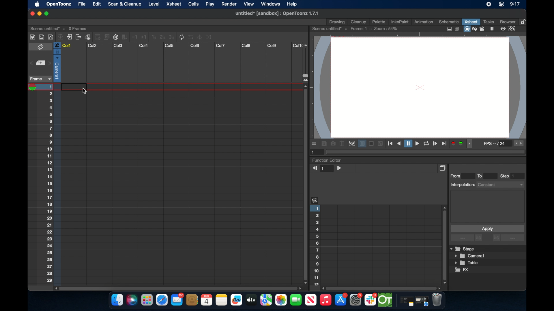  What do you see at coordinates (248, 4) in the screenshot?
I see `view` at bounding box center [248, 4].